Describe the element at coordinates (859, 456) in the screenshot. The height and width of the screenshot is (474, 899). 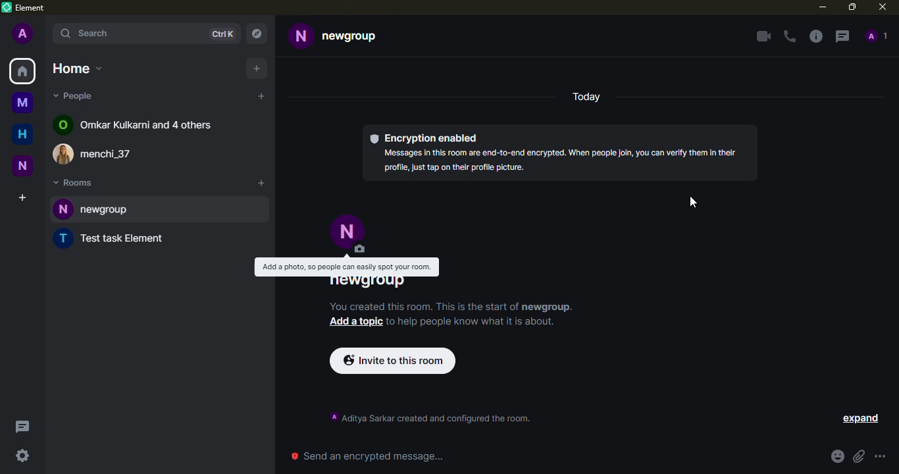
I see `attach file` at that location.